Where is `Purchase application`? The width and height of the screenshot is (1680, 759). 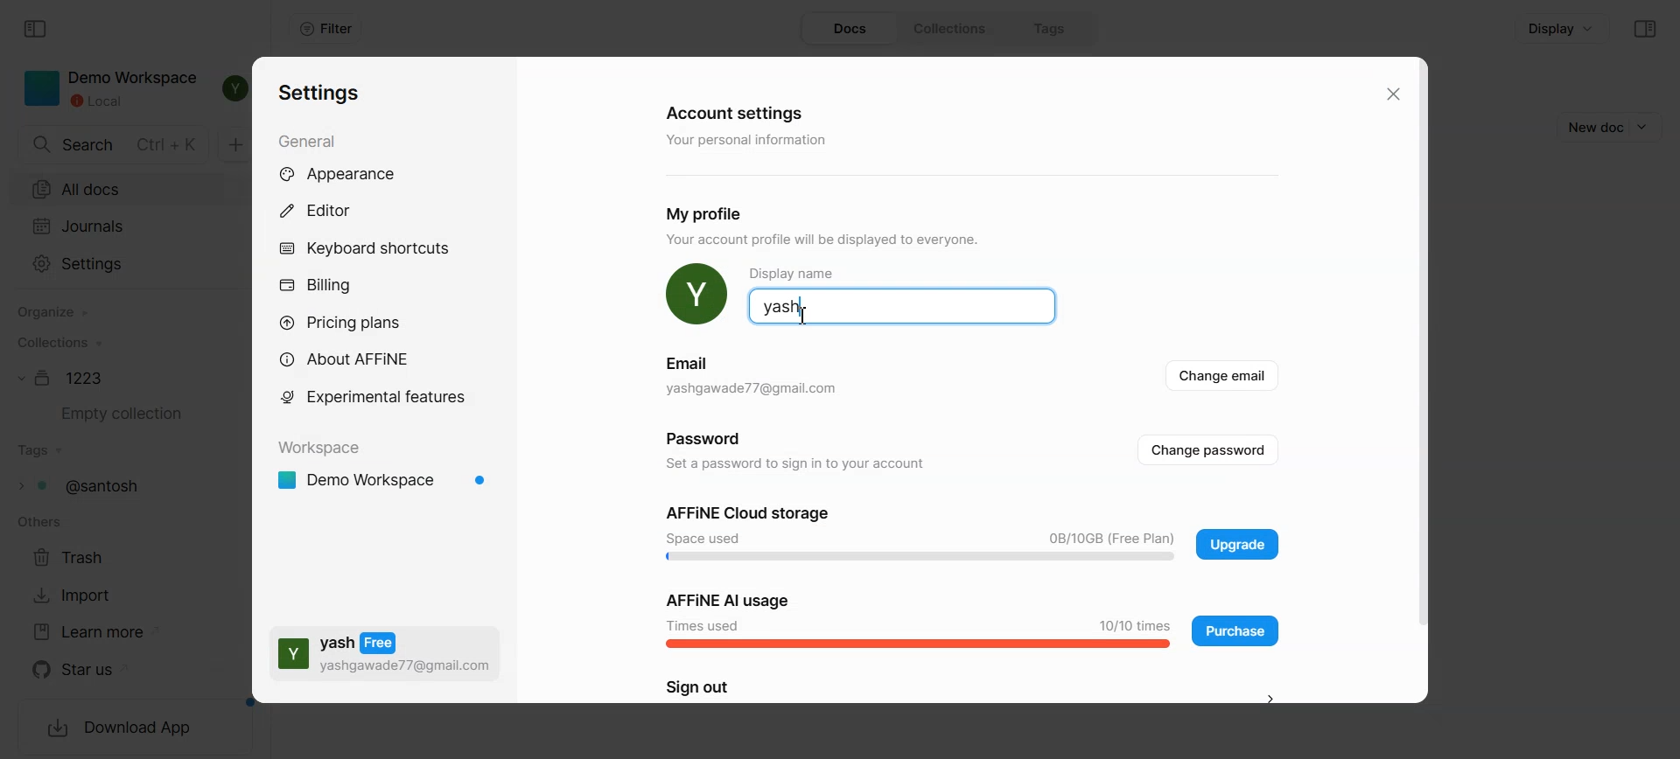
Purchase application is located at coordinates (1235, 630).